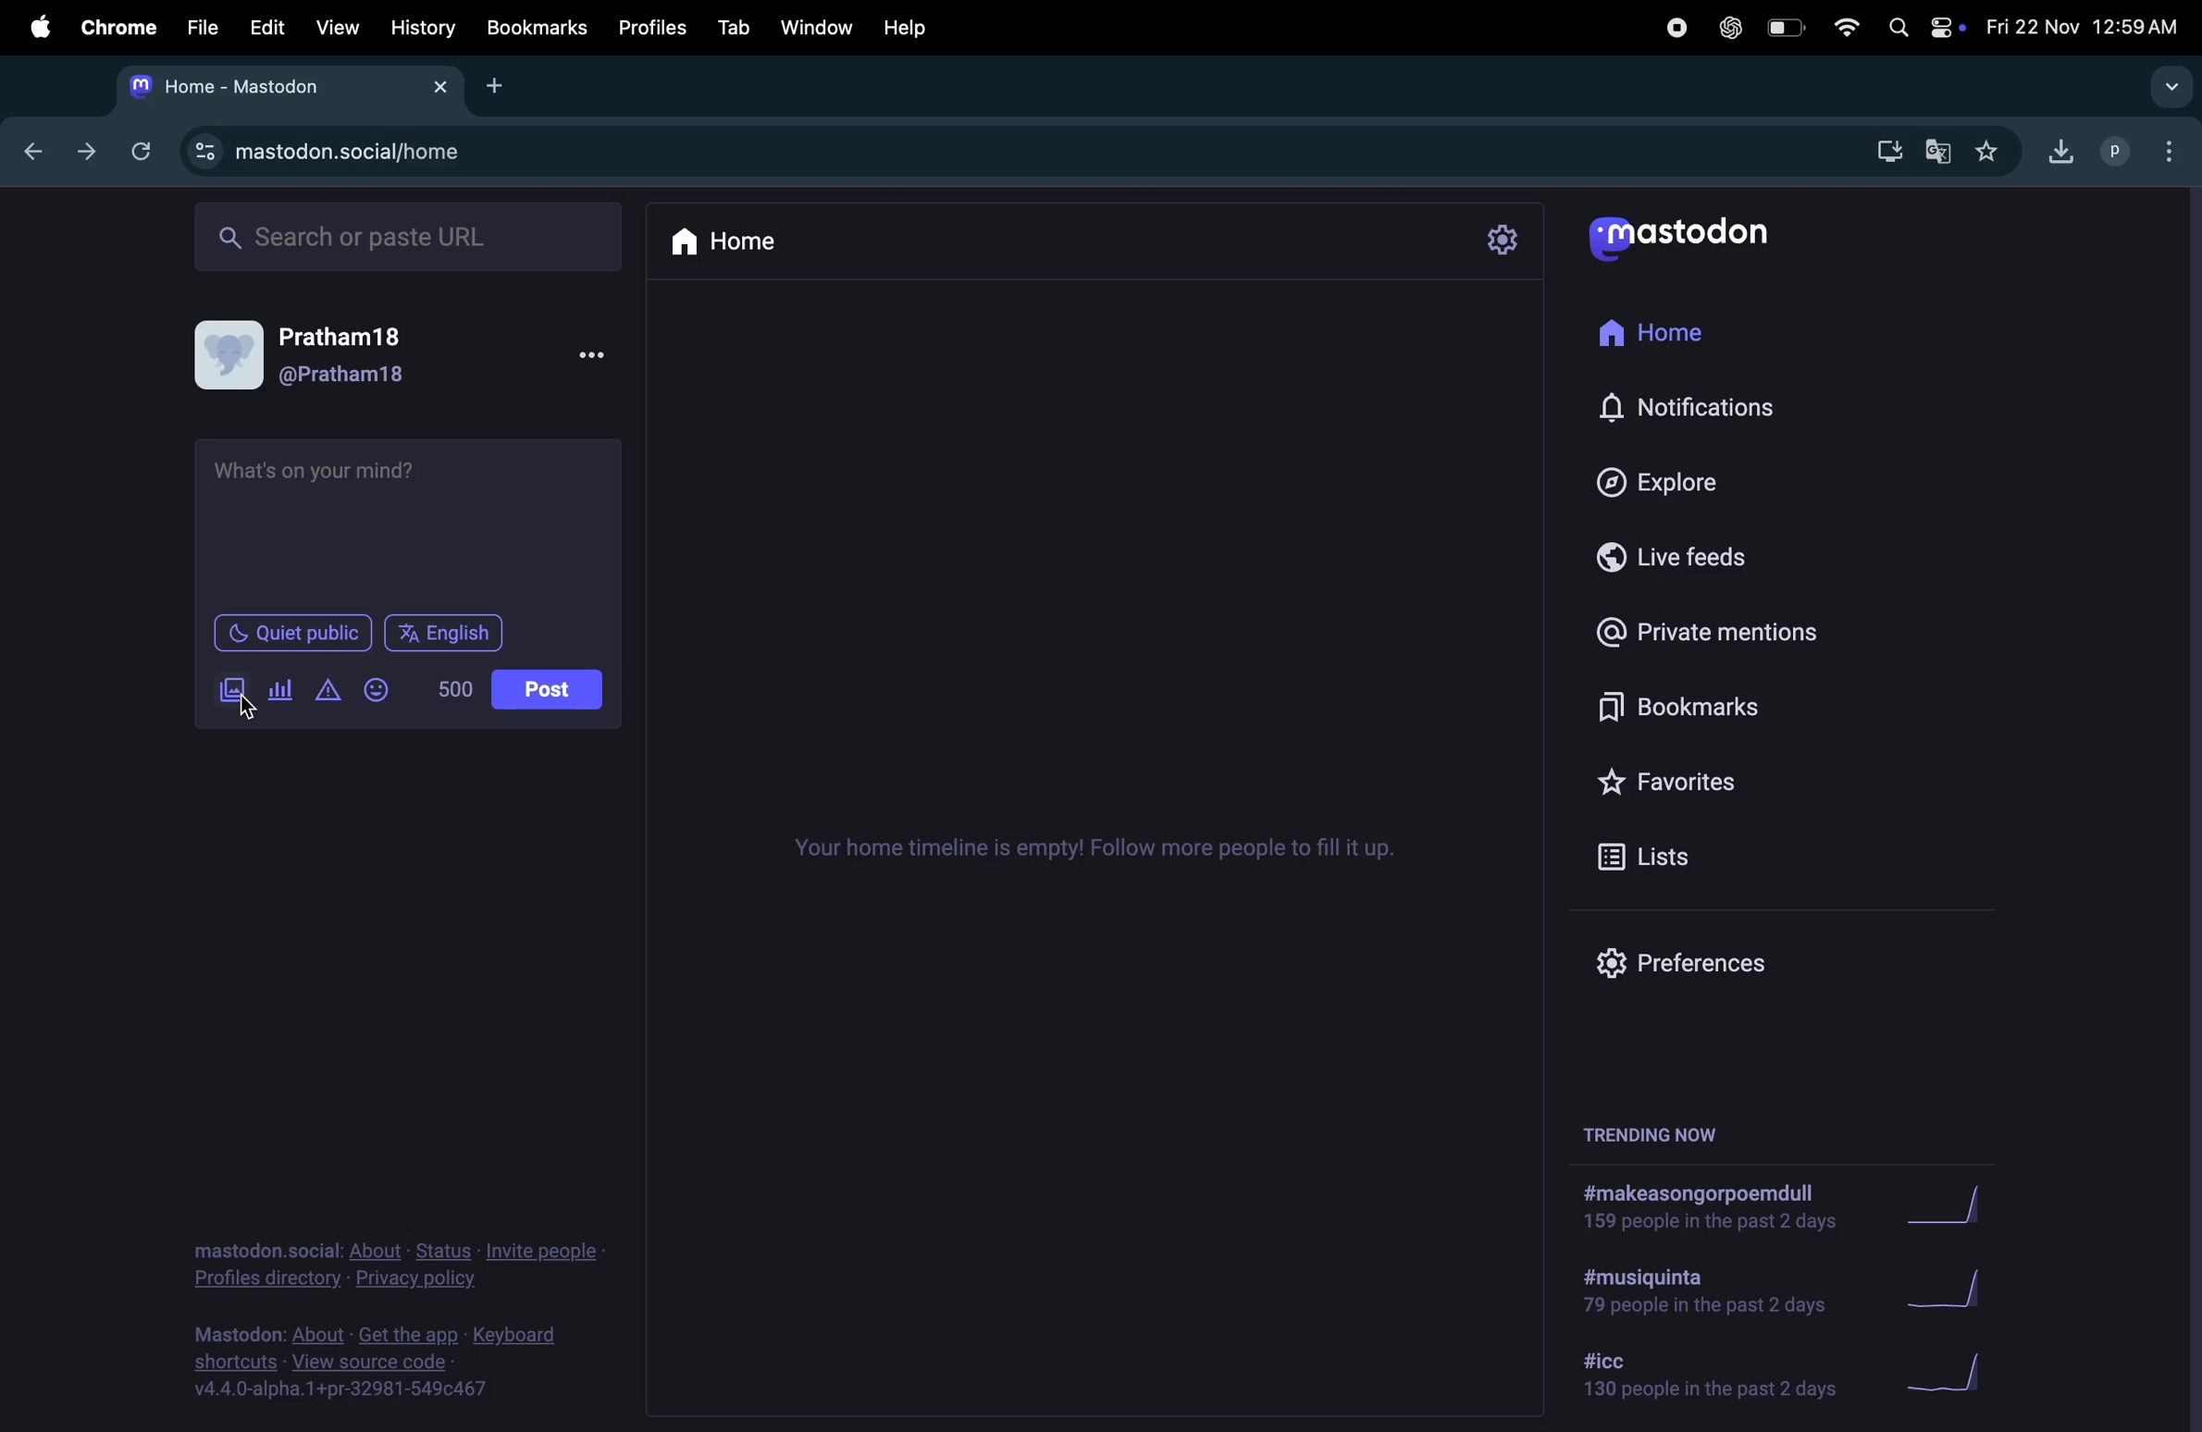 This screenshot has height=1432, width=2202. What do you see at coordinates (414, 1280) in the screenshot?
I see `privacy and policy` at bounding box center [414, 1280].